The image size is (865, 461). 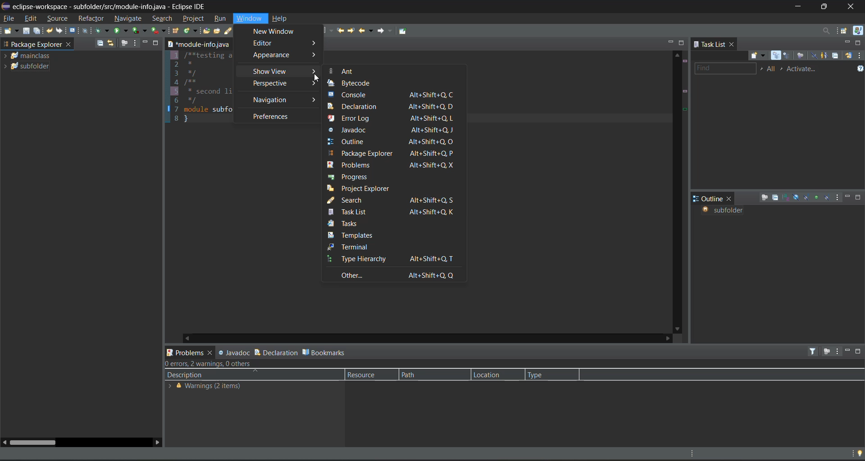 What do you see at coordinates (403, 31) in the screenshot?
I see `pin editor` at bounding box center [403, 31].